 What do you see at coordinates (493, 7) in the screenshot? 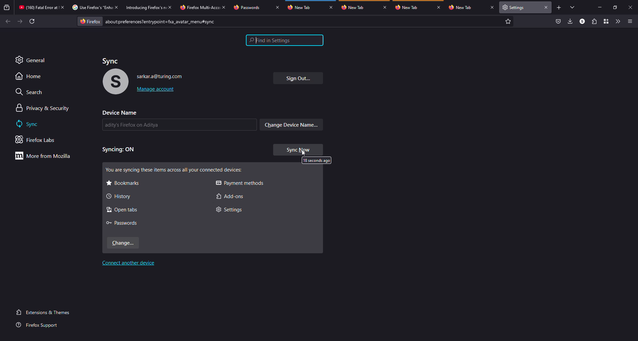
I see `close` at bounding box center [493, 7].